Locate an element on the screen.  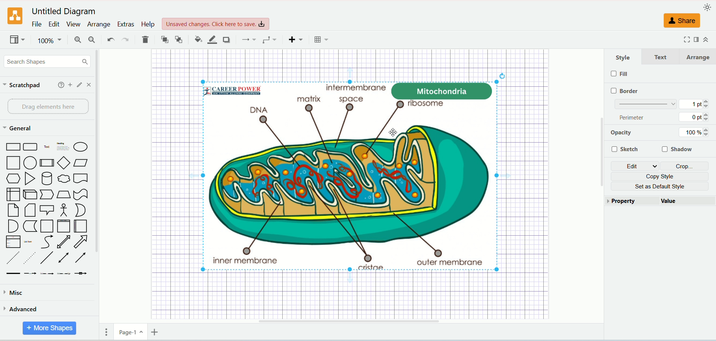
perimeter is located at coordinates (634, 118).